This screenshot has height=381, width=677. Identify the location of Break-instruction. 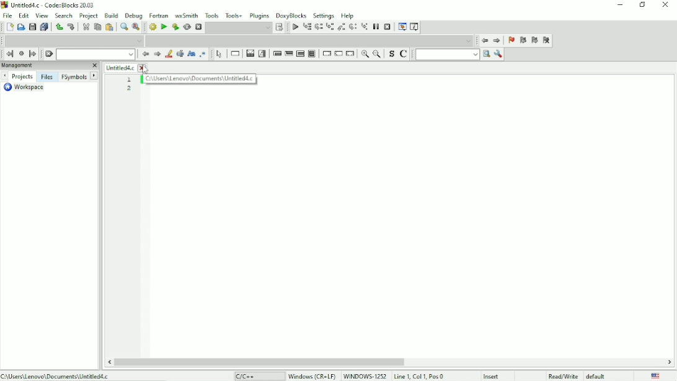
(327, 53).